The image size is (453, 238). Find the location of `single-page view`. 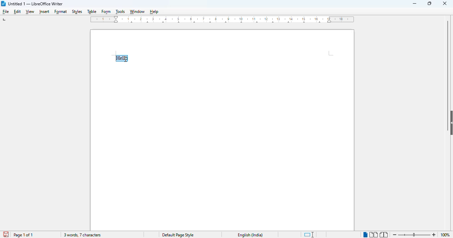

single-page view is located at coordinates (365, 235).